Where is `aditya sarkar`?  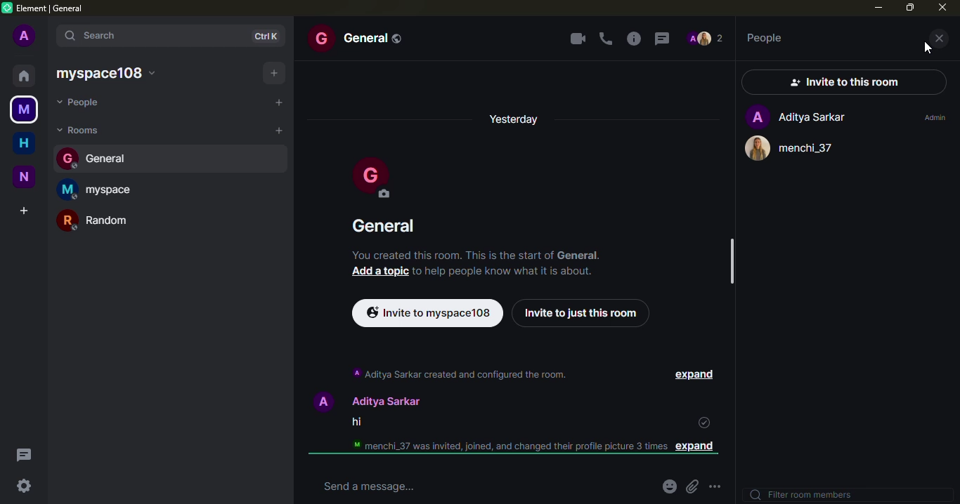 aditya sarkar is located at coordinates (363, 400).